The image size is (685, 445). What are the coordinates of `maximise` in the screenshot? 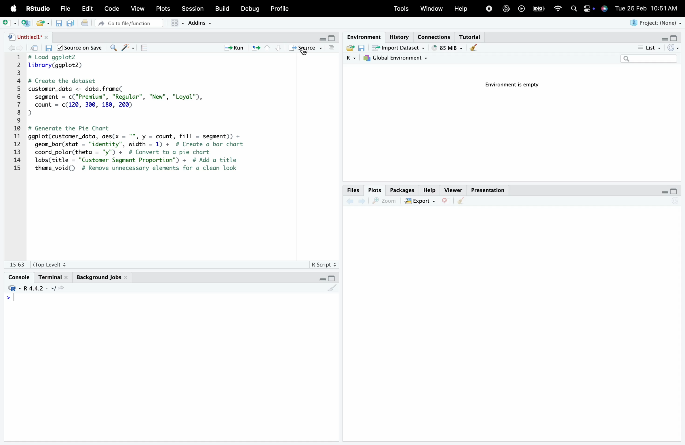 It's located at (332, 37).